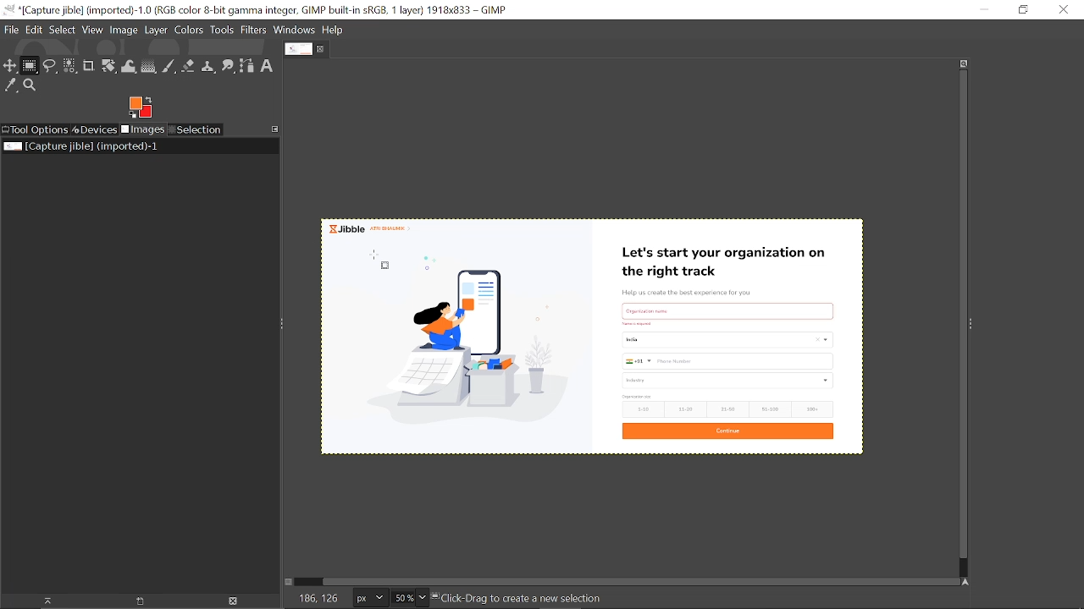 This screenshot has width=1084, height=609. I want to click on Close tab, so click(323, 49).